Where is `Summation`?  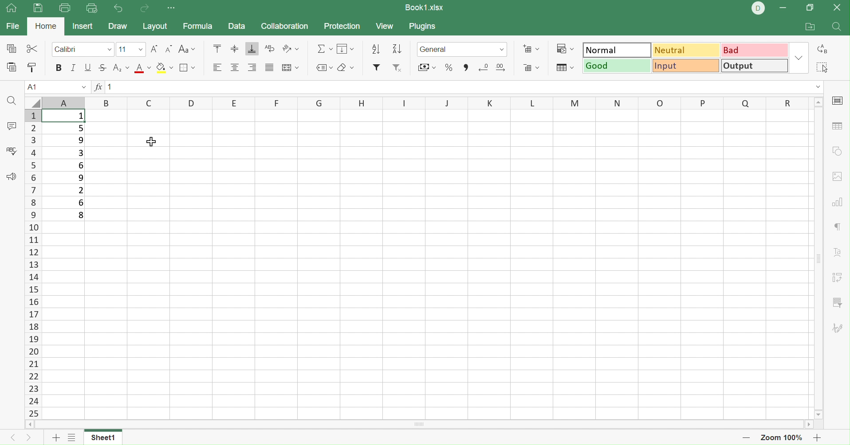 Summation is located at coordinates (324, 49).